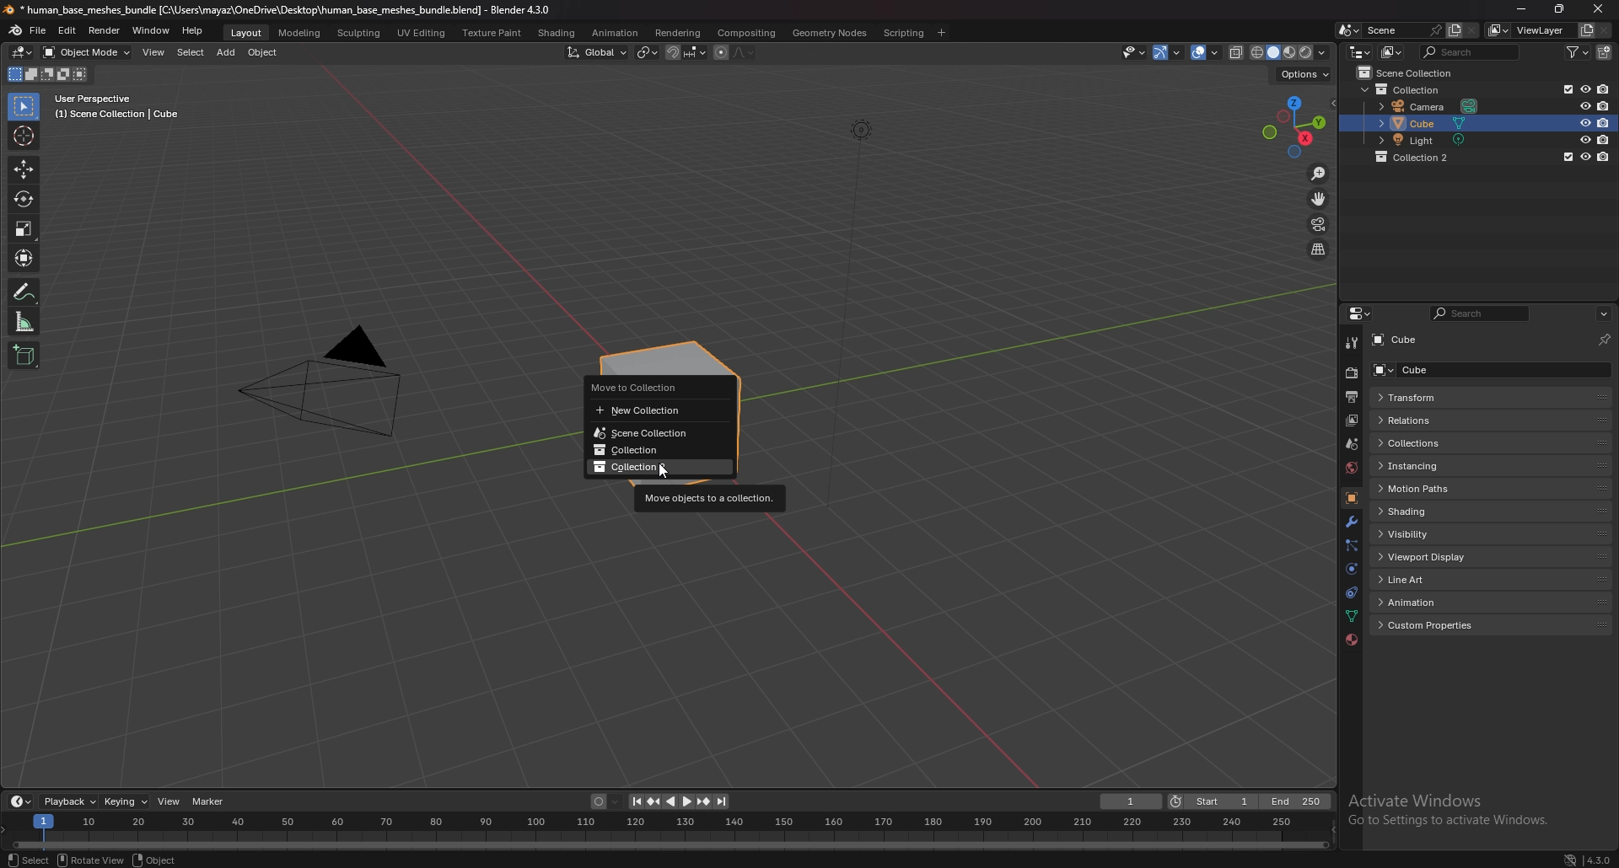 The height and width of the screenshot is (868, 1619). What do you see at coordinates (24, 51) in the screenshot?
I see `editor type` at bounding box center [24, 51].